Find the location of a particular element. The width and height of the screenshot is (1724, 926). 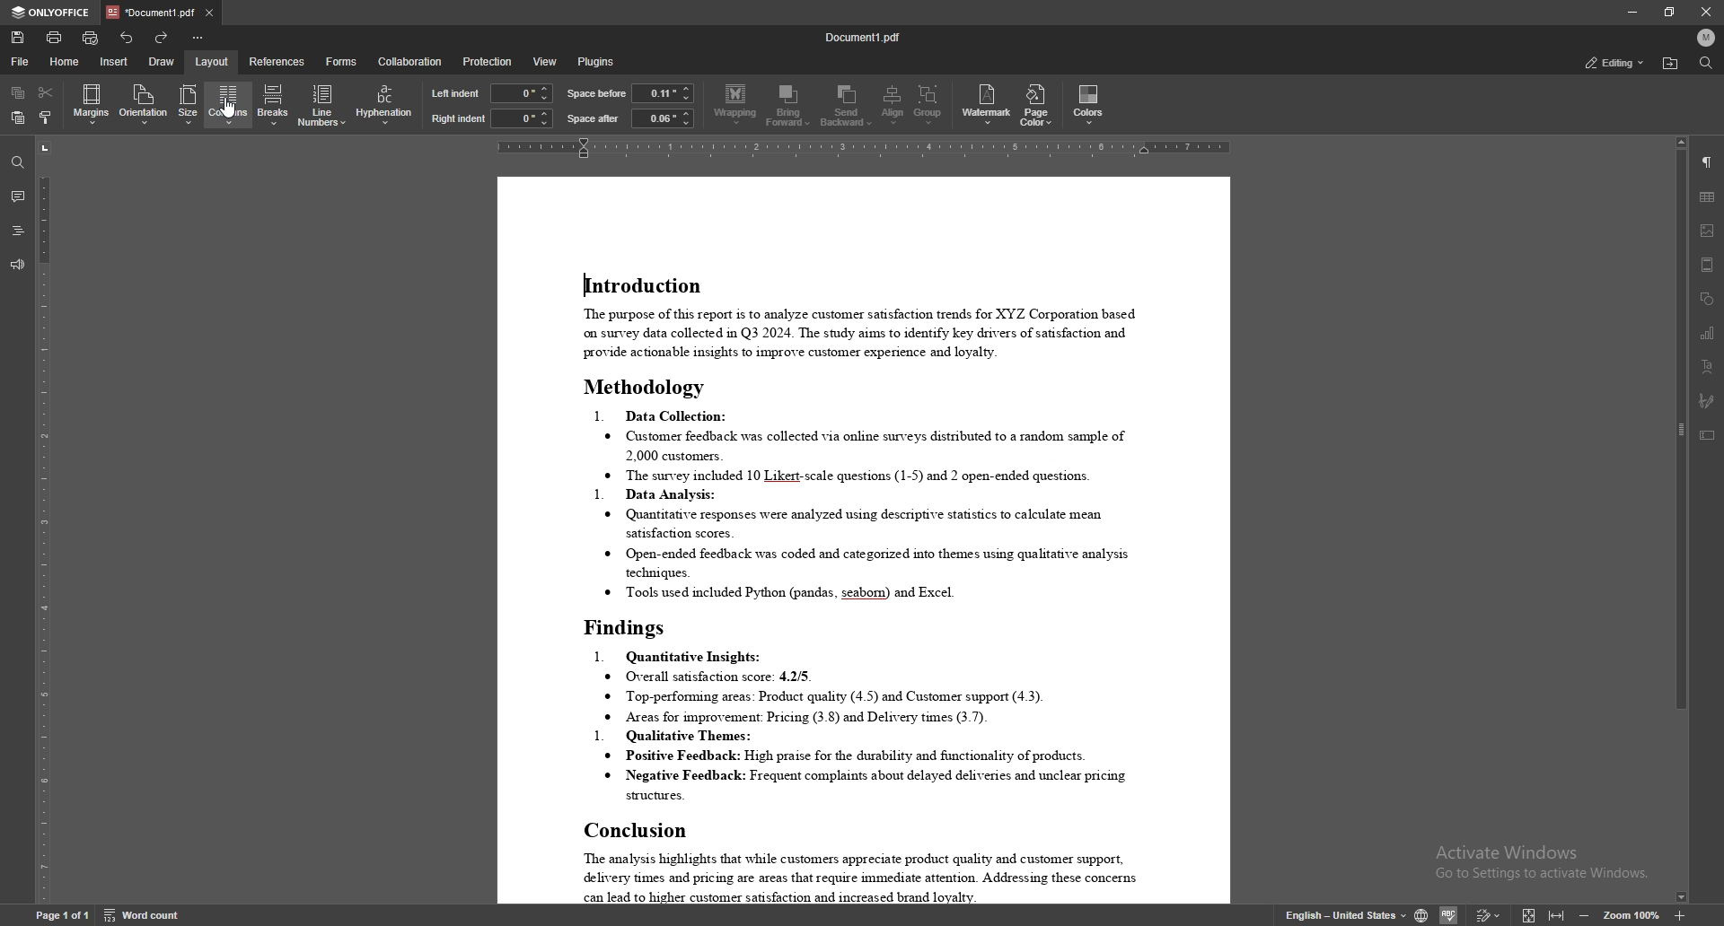

word count is located at coordinates (141, 914).